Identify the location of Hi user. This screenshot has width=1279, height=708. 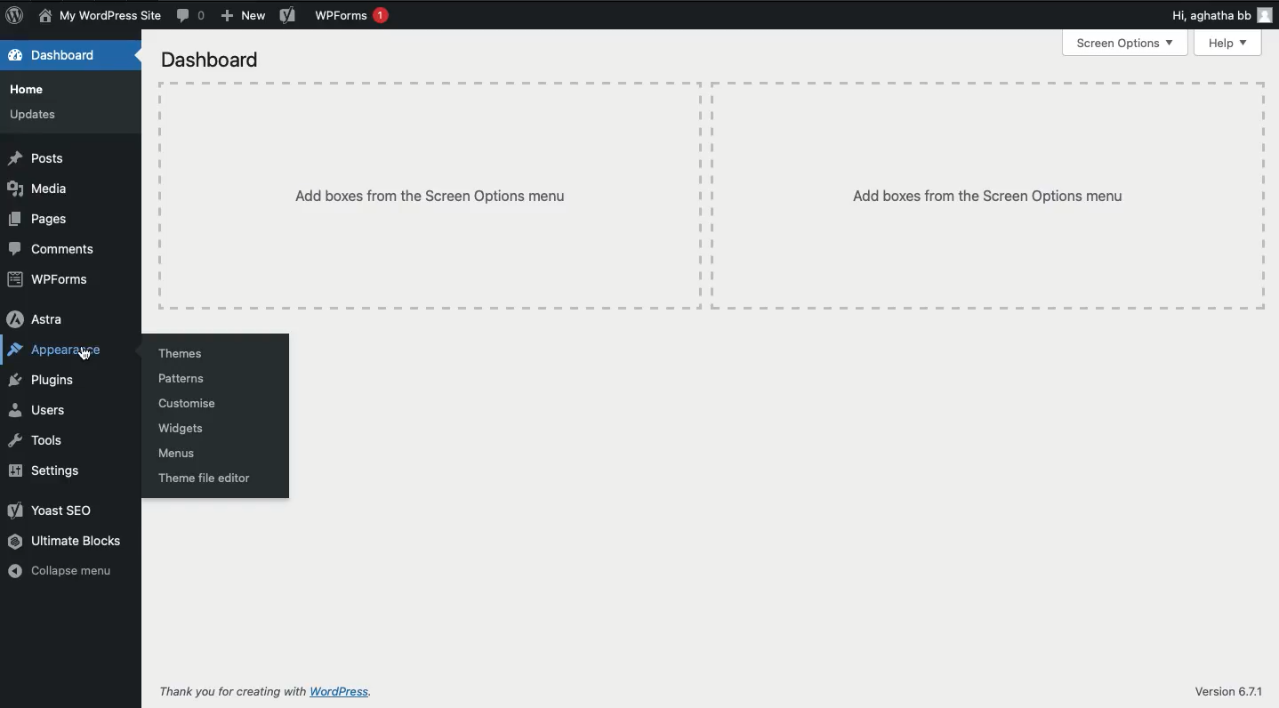
(1223, 14).